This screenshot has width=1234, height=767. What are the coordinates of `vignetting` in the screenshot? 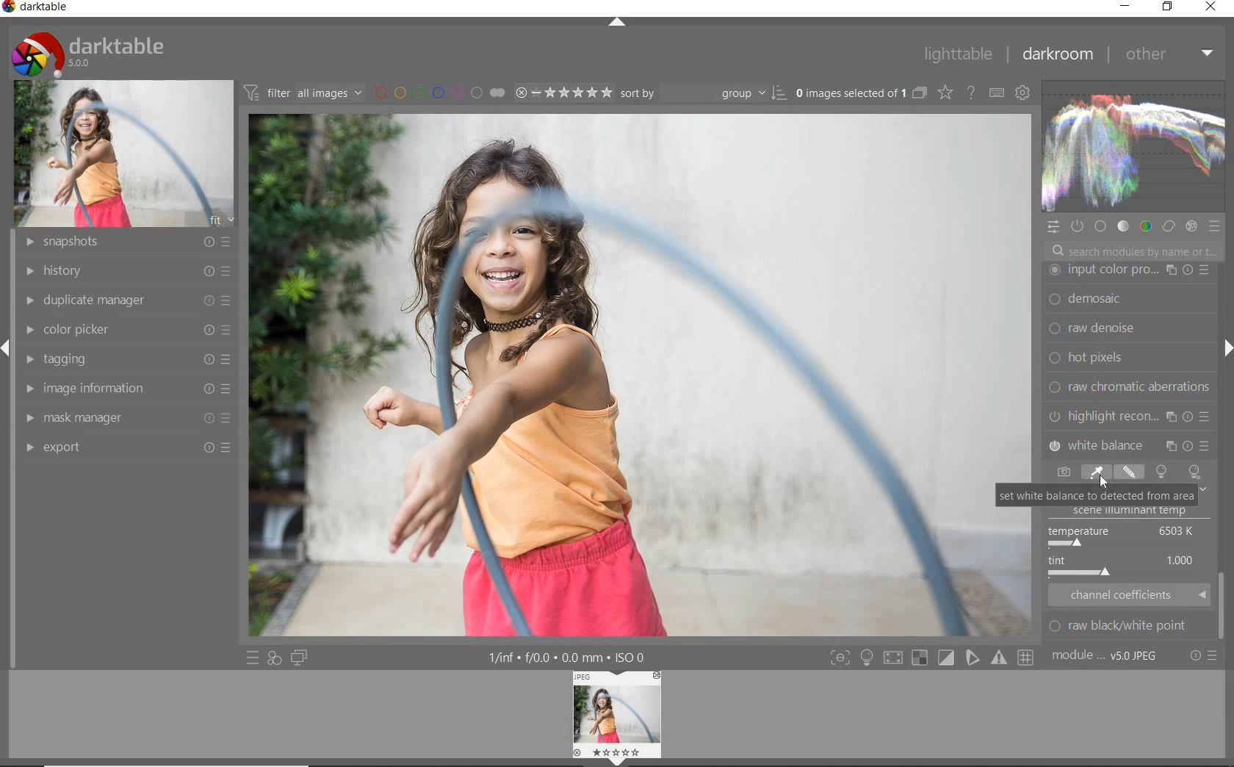 It's located at (1128, 416).